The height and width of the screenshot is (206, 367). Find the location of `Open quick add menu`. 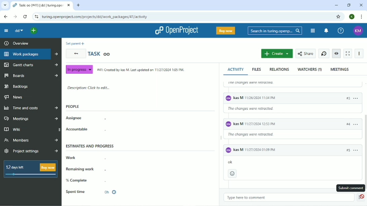

Open quick add menu is located at coordinates (34, 31).